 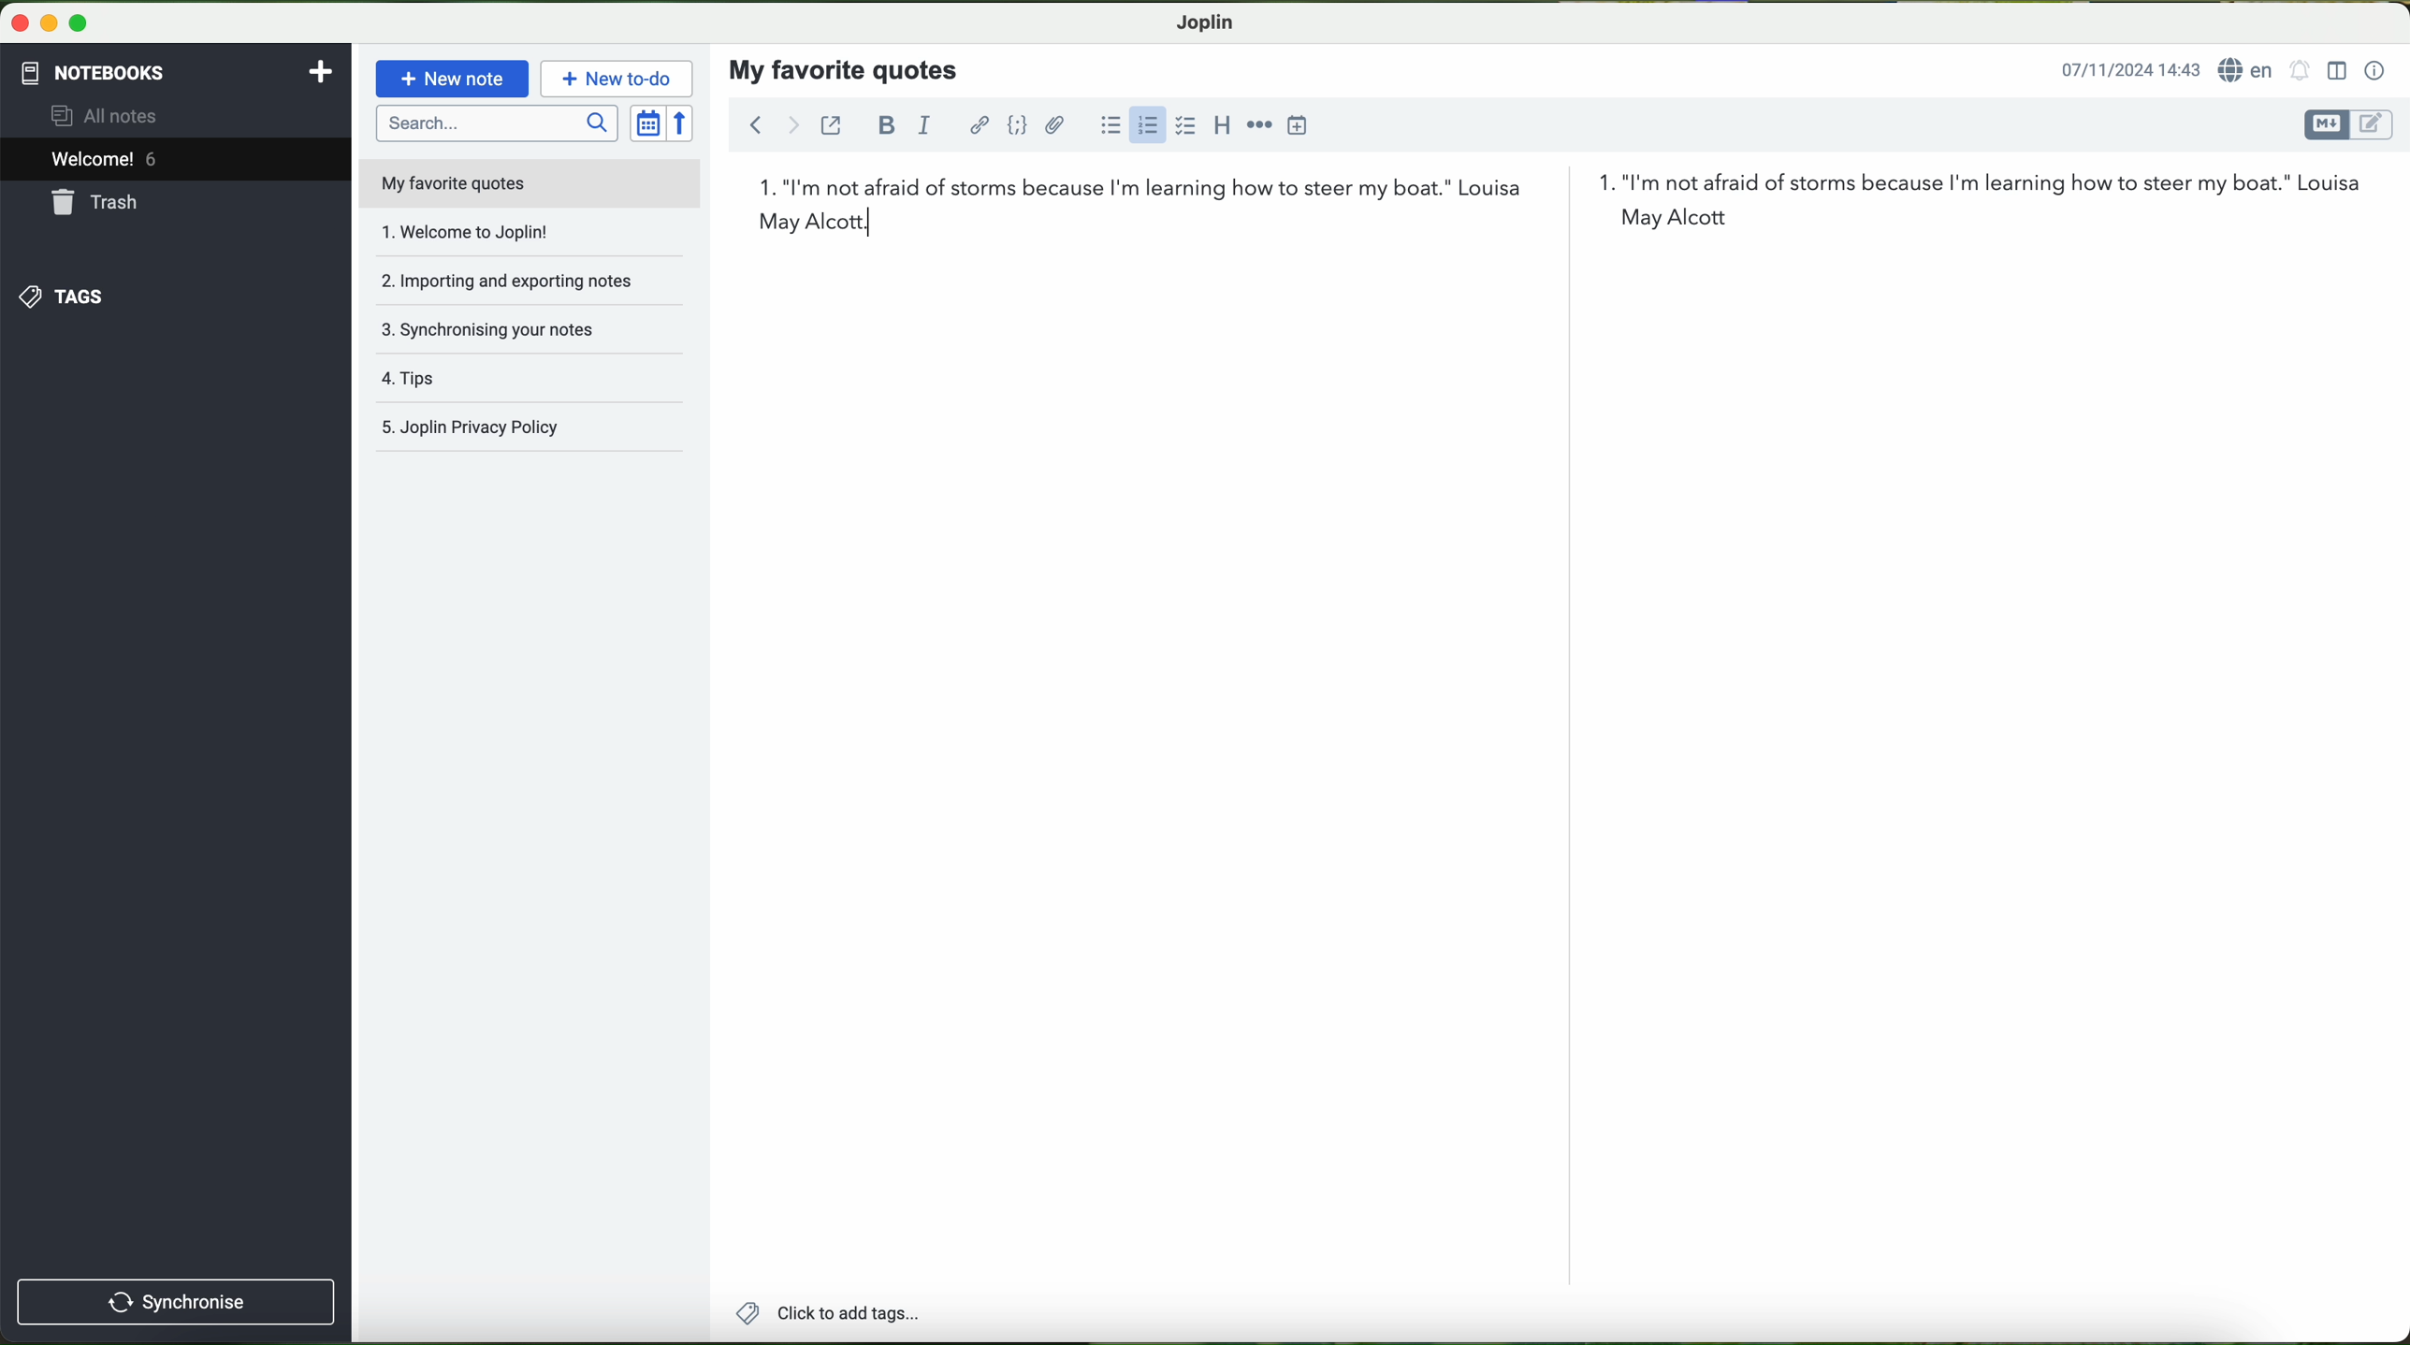 I want to click on tags, so click(x=175, y=296).